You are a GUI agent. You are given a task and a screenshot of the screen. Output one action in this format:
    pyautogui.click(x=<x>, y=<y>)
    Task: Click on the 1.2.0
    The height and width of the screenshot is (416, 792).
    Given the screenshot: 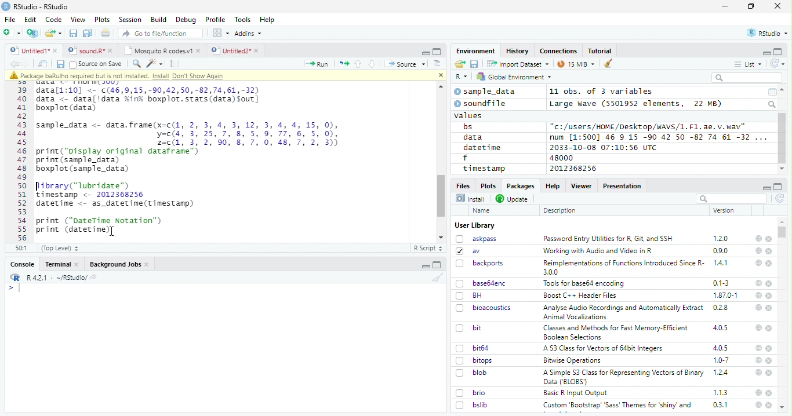 What is the action you would take?
    pyautogui.click(x=722, y=238)
    